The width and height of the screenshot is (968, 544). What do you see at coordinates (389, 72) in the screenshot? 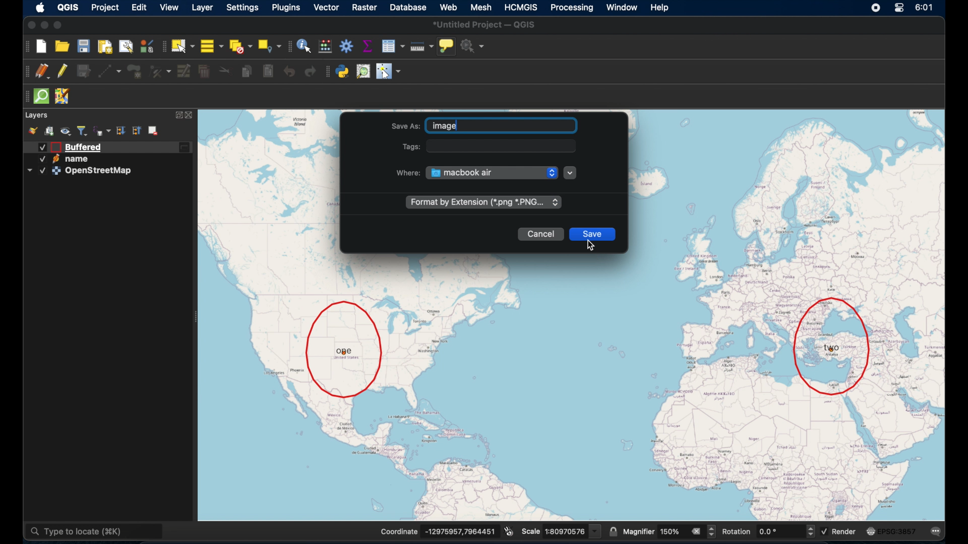
I see `switches mouse to configurable pointer` at bounding box center [389, 72].